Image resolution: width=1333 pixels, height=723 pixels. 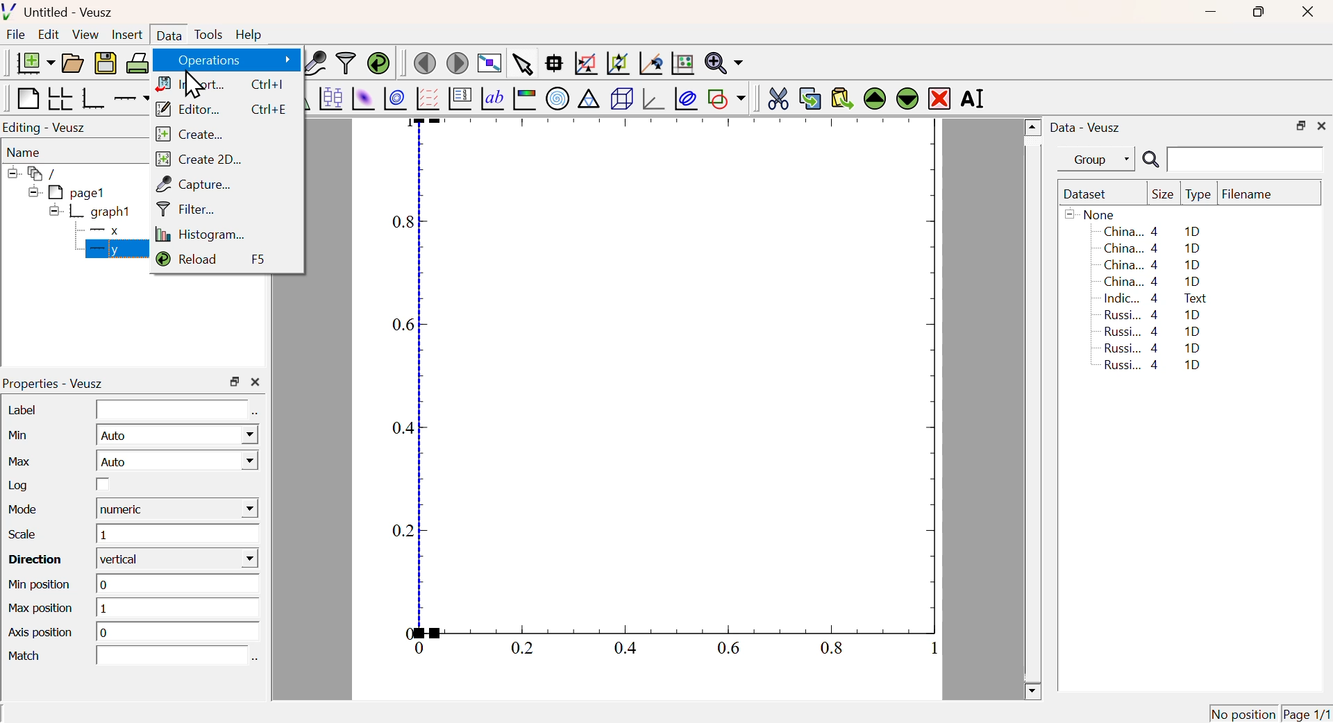 What do you see at coordinates (1155, 314) in the screenshot?
I see `Russi... 4 1D` at bounding box center [1155, 314].